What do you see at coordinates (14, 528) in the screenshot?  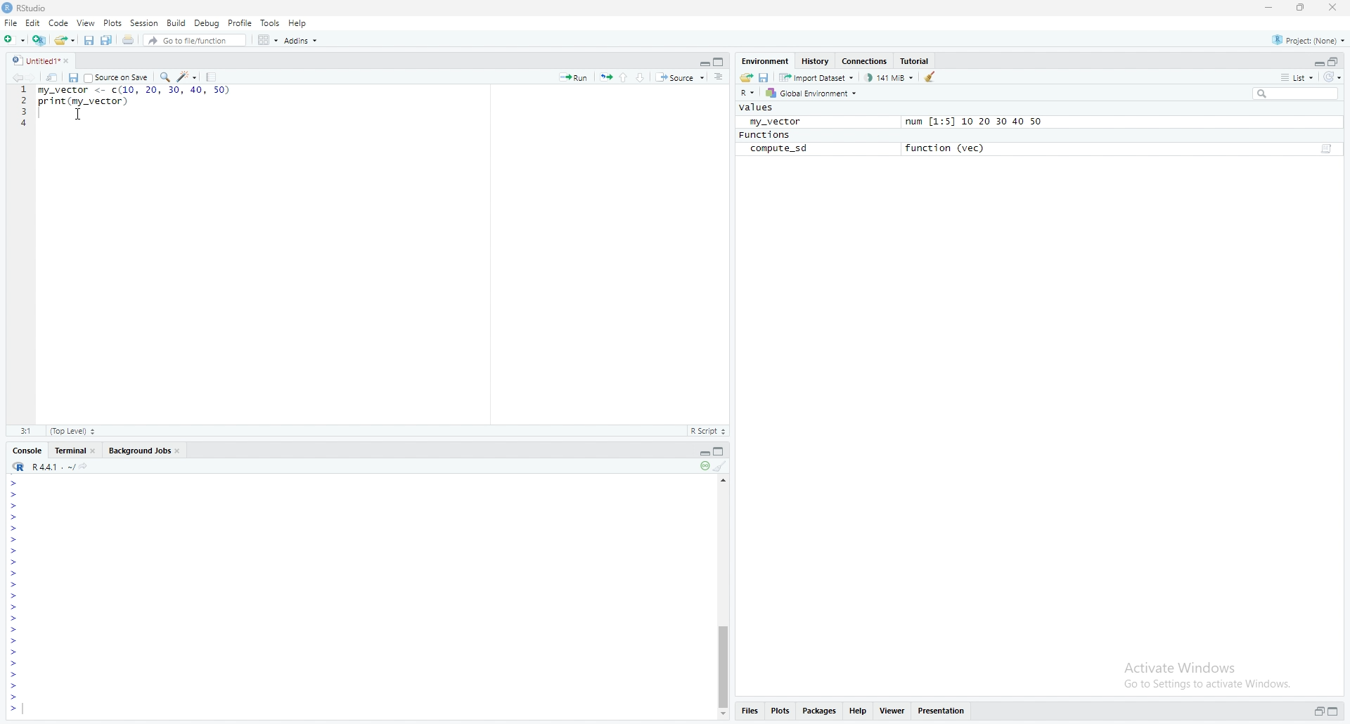 I see `Prompt Cursor` at bounding box center [14, 528].